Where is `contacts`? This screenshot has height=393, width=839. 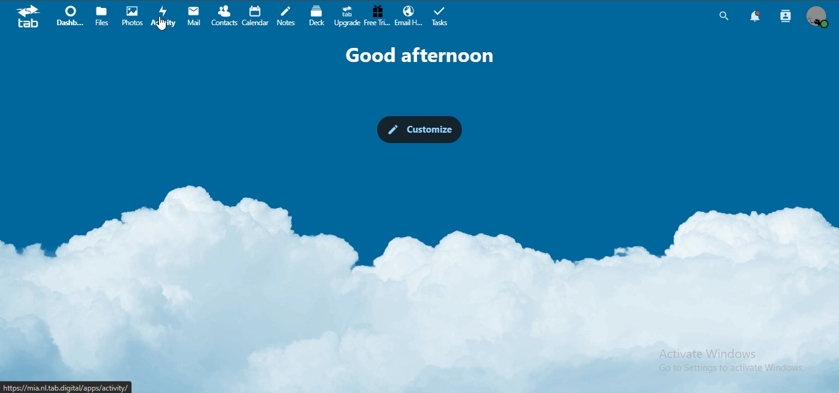 contacts is located at coordinates (225, 14).